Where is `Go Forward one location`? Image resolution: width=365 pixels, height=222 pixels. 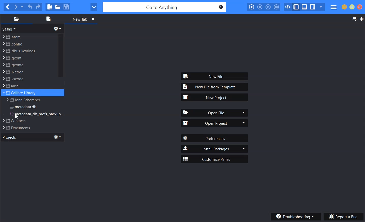
Go Forward one location is located at coordinates (16, 7).